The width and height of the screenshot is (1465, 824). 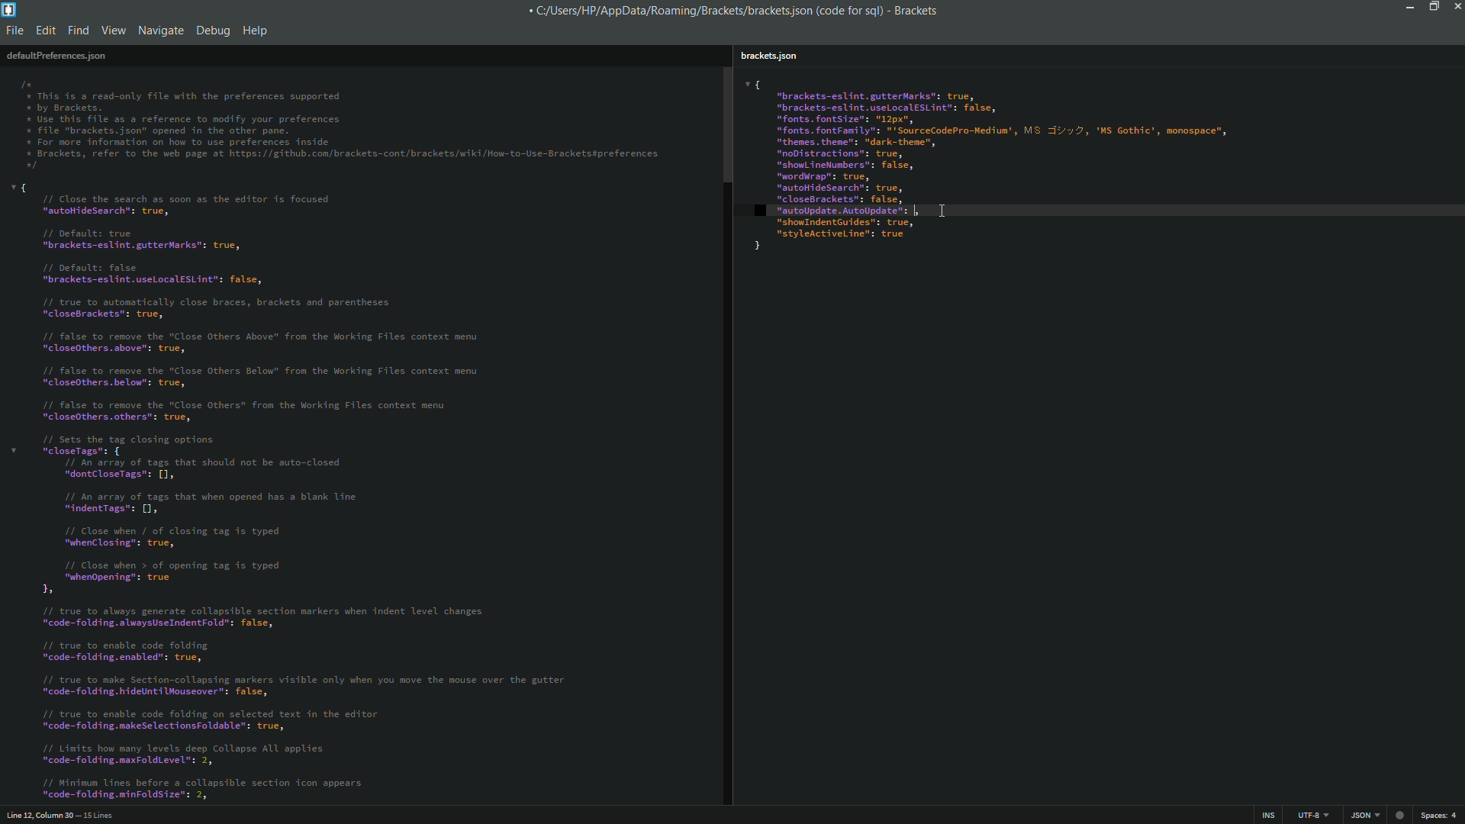 I want to click on navigate menu, so click(x=159, y=31).